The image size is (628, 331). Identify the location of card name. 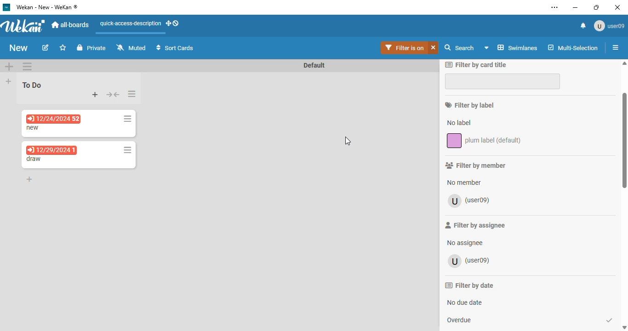
(34, 128).